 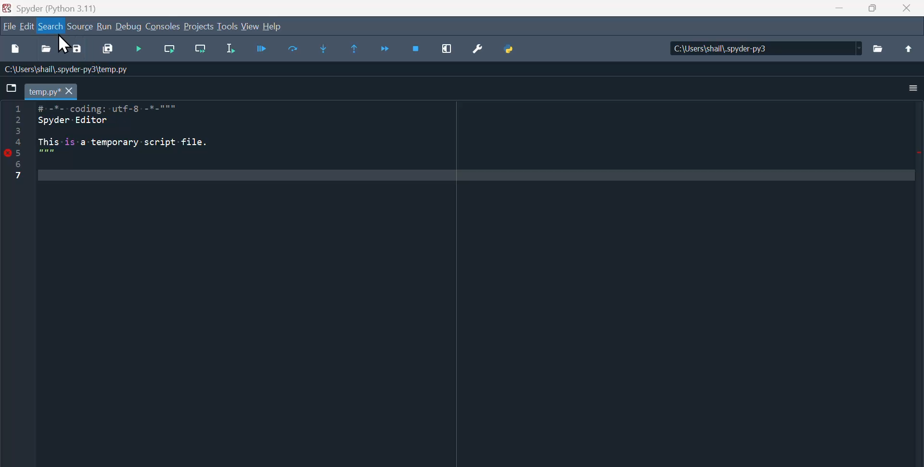 I want to click on Run, so click(x=104, y=28).